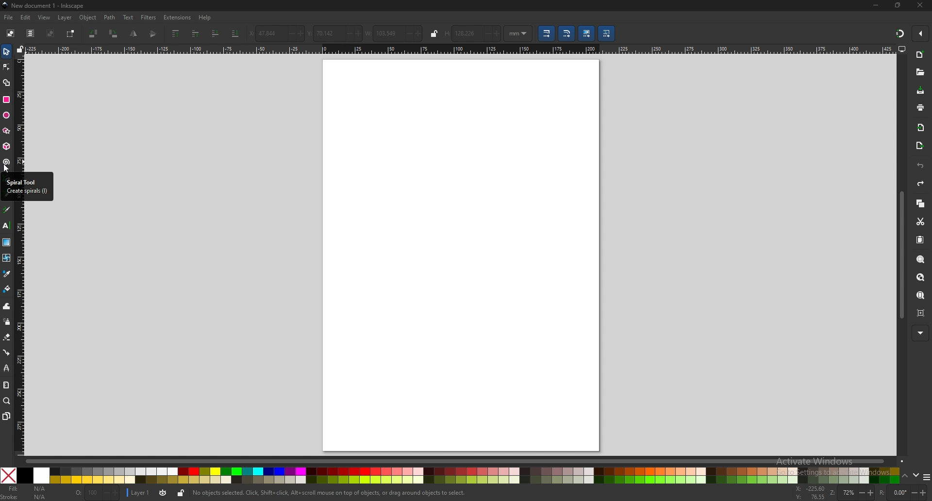 The image size is (932, 501). Describe the element at coordinates (6, 147) in the screenshot. I see `3d box` at that location.